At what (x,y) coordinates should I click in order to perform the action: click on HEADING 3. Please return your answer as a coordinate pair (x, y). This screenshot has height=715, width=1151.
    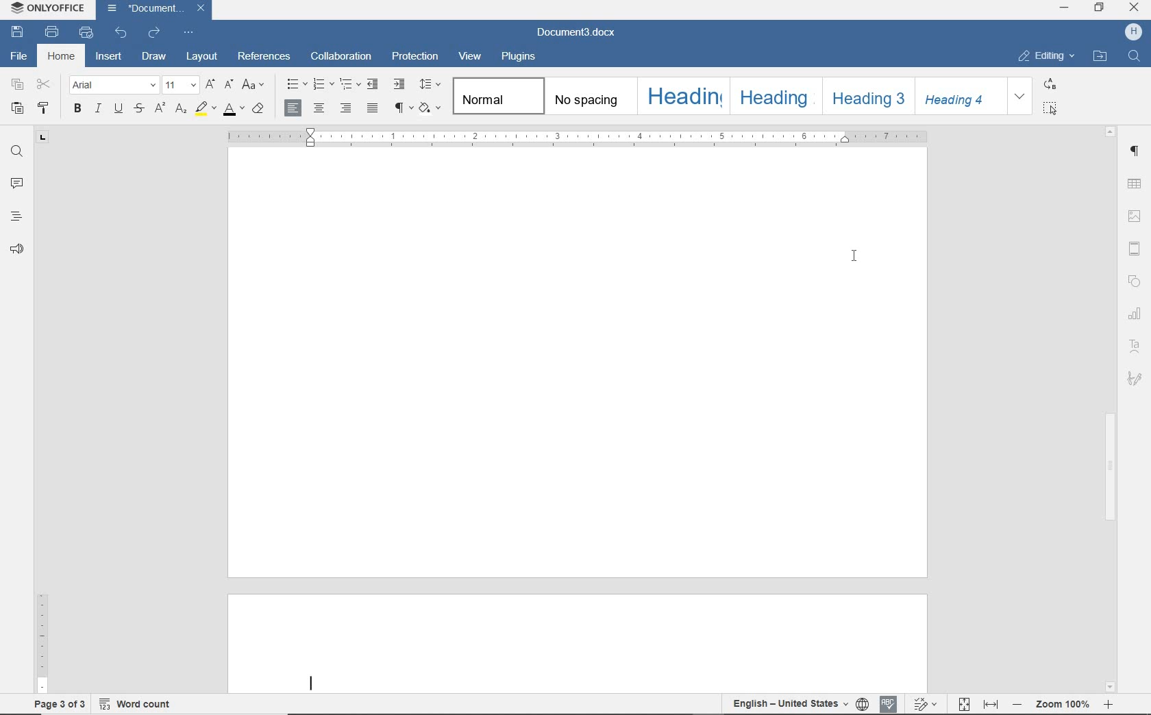
    Looking at the image, I should click on (868, 97).